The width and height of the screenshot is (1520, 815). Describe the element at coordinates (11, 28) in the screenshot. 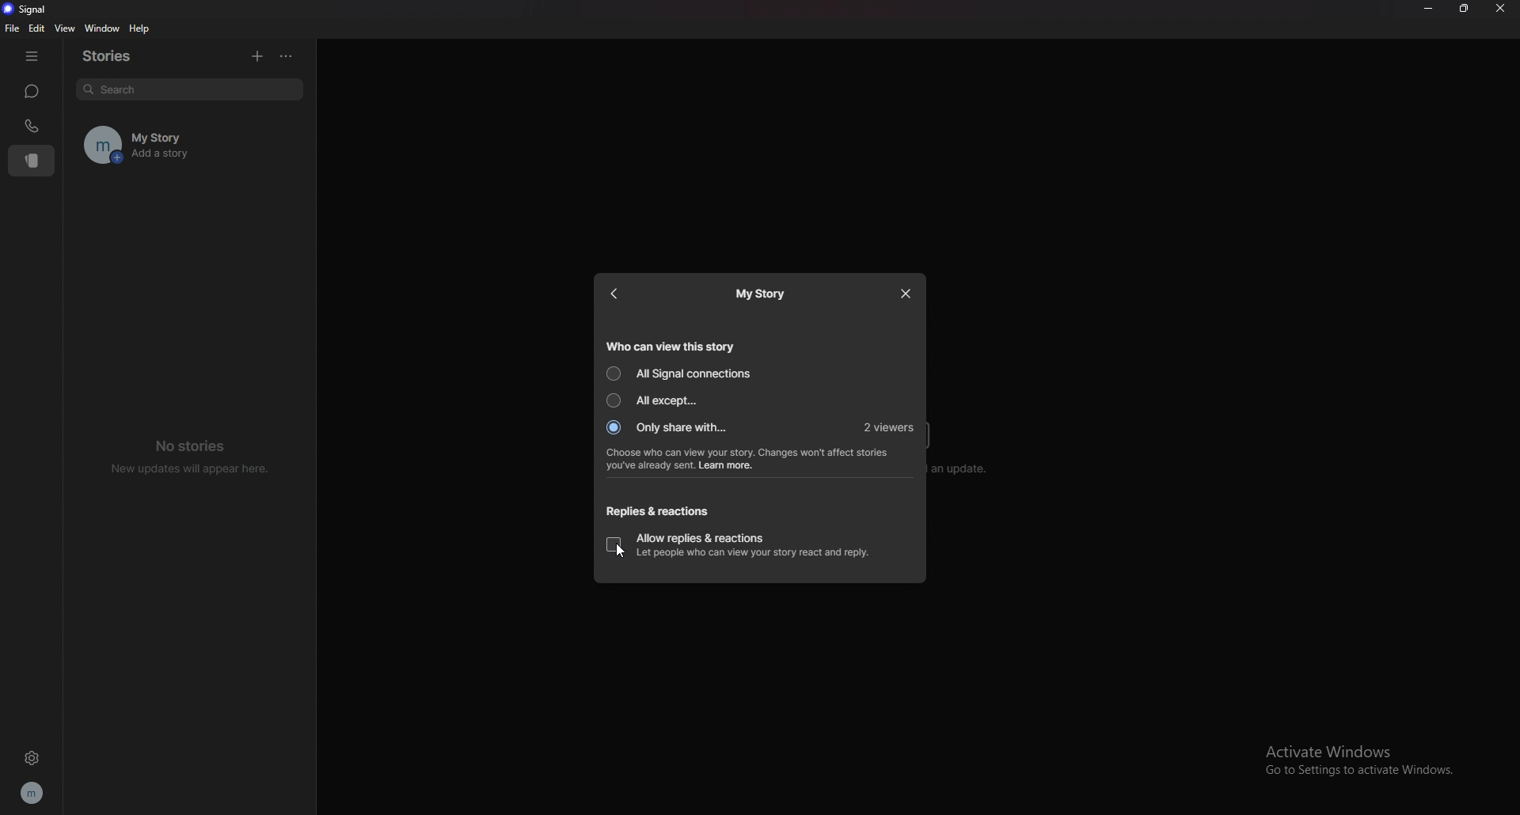

I see `file` at that location.